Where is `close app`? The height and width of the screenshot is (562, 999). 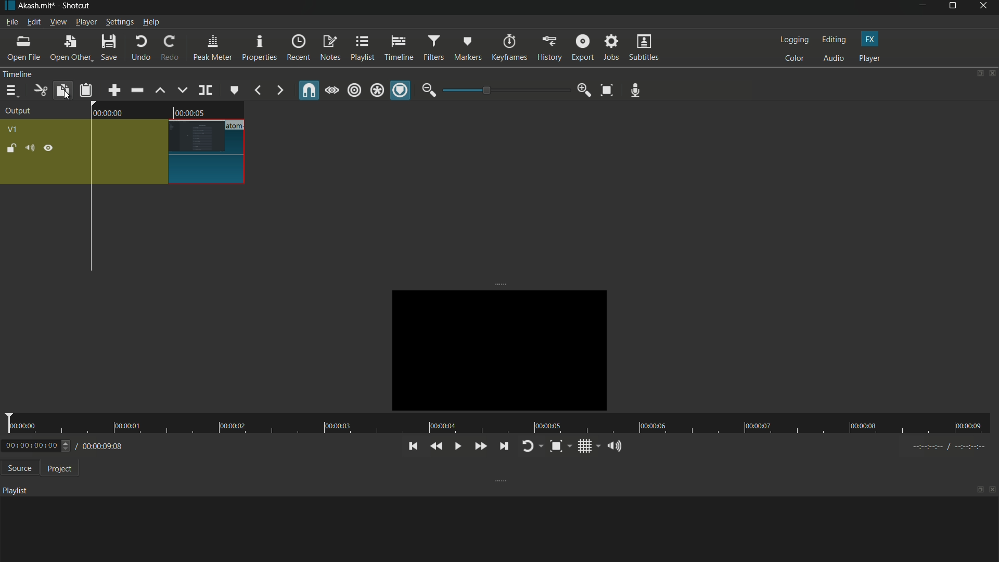 close app is located at coordinates (985, 8).